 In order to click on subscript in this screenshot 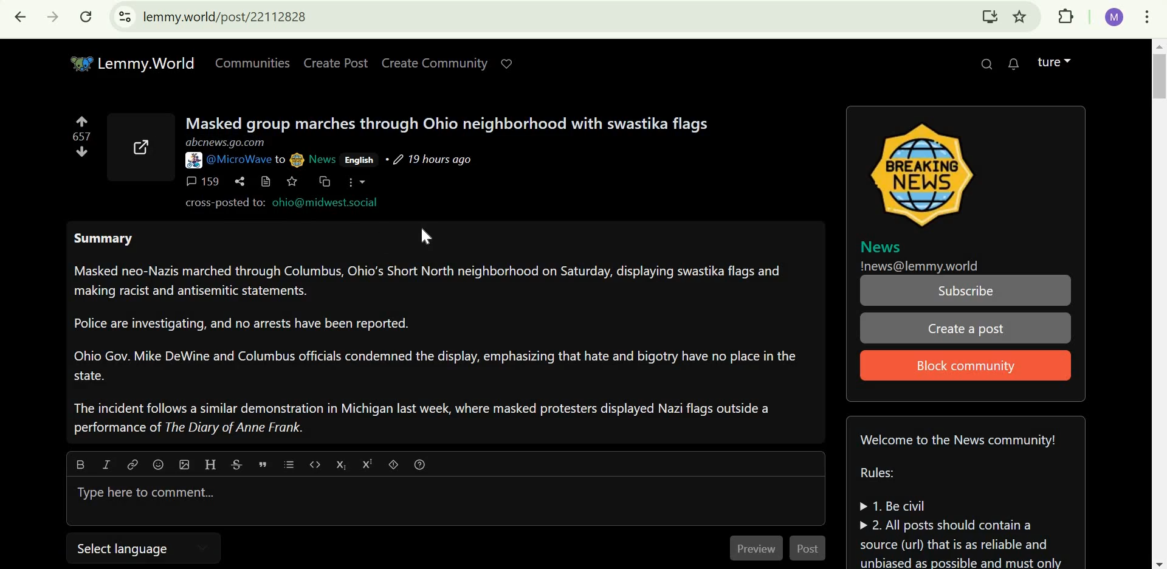, I will do `click(340, 463)`.